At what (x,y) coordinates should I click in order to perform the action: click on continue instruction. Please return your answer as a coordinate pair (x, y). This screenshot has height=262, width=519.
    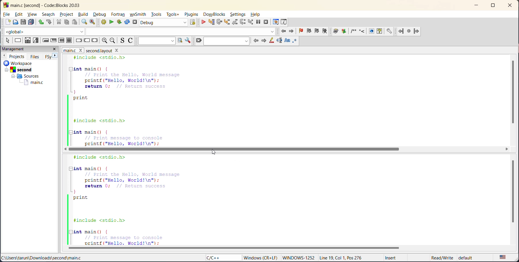
    Looking at the image, I should click on (86, 40).